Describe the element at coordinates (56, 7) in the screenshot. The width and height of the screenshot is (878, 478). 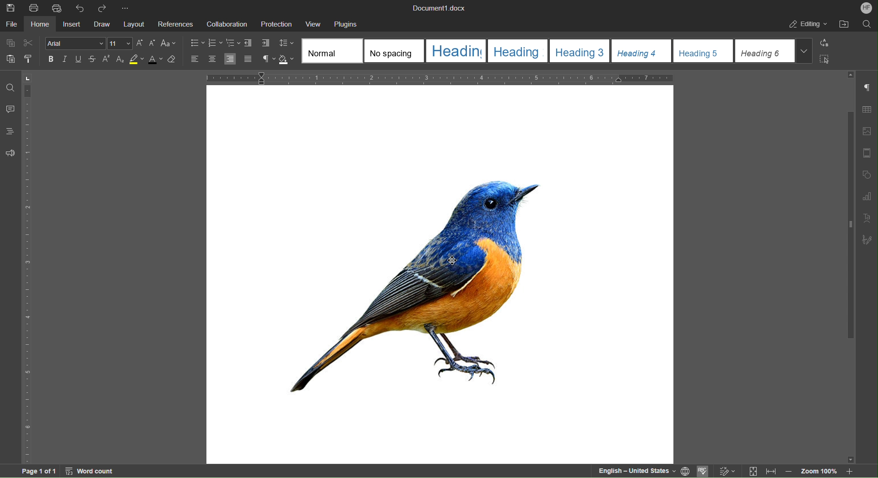
I see `Quick Print` at that location.